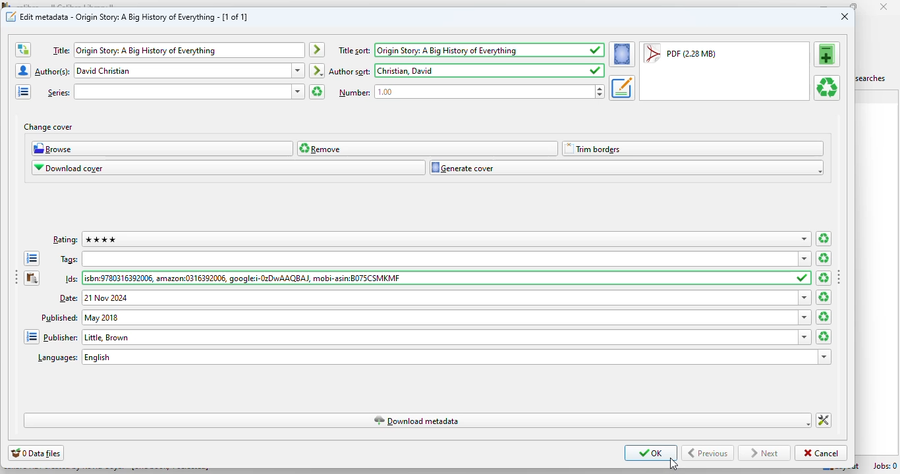 This screenshot has height=474, width=900. I want to click on clear all tags, so click(825, 257).